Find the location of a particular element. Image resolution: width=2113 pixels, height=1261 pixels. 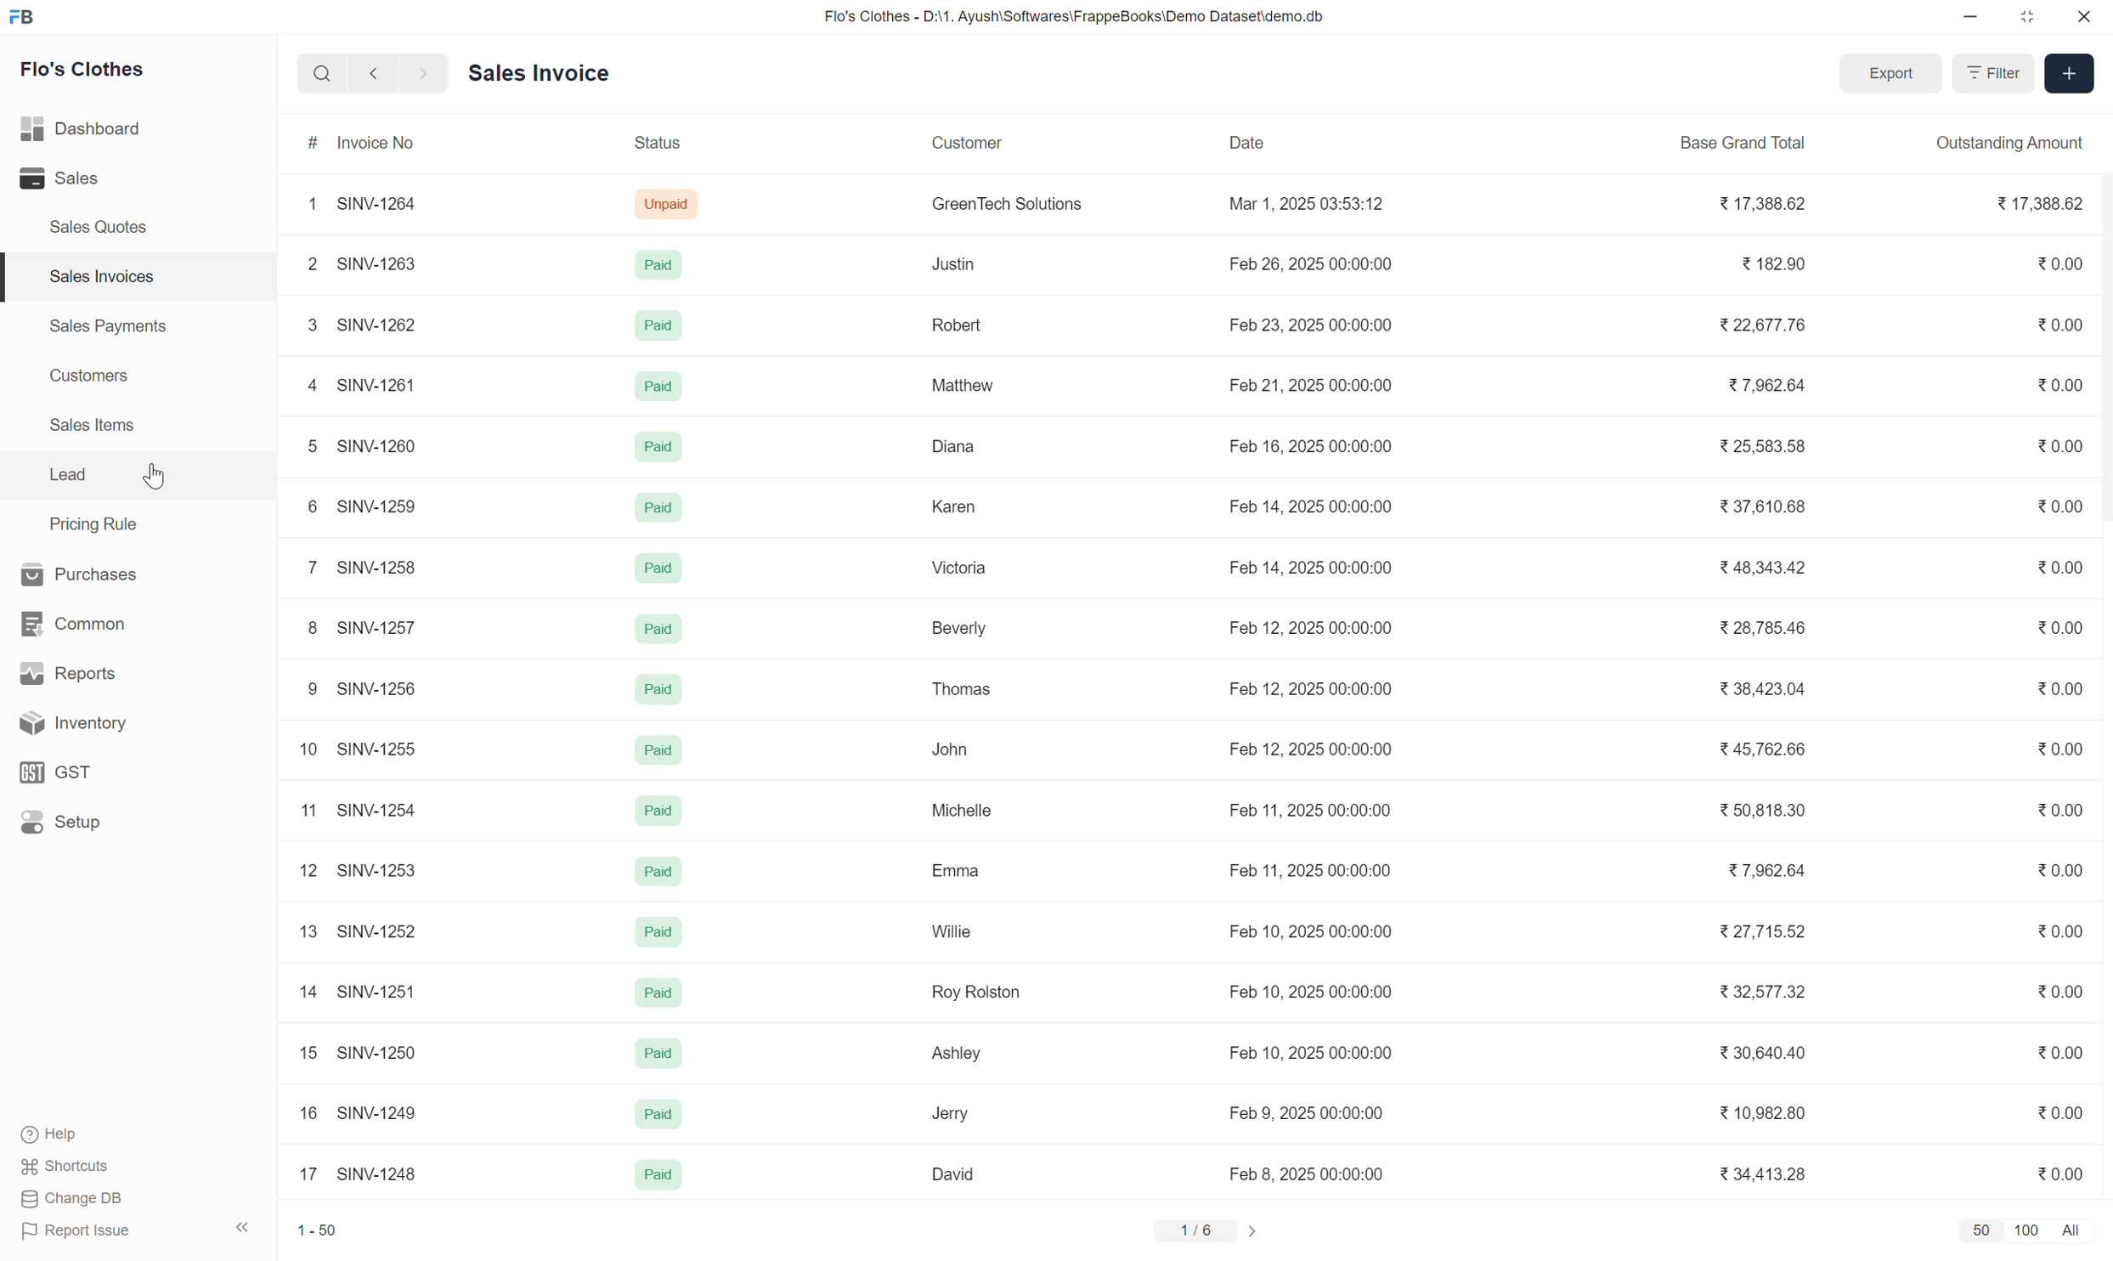

Paid is located at coordinates (654, 933).